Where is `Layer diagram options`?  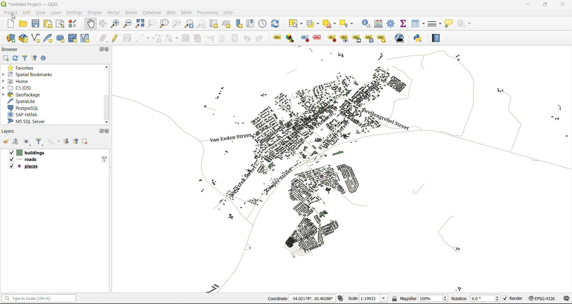
Layer diagram options is located at coordinates (290, 38).